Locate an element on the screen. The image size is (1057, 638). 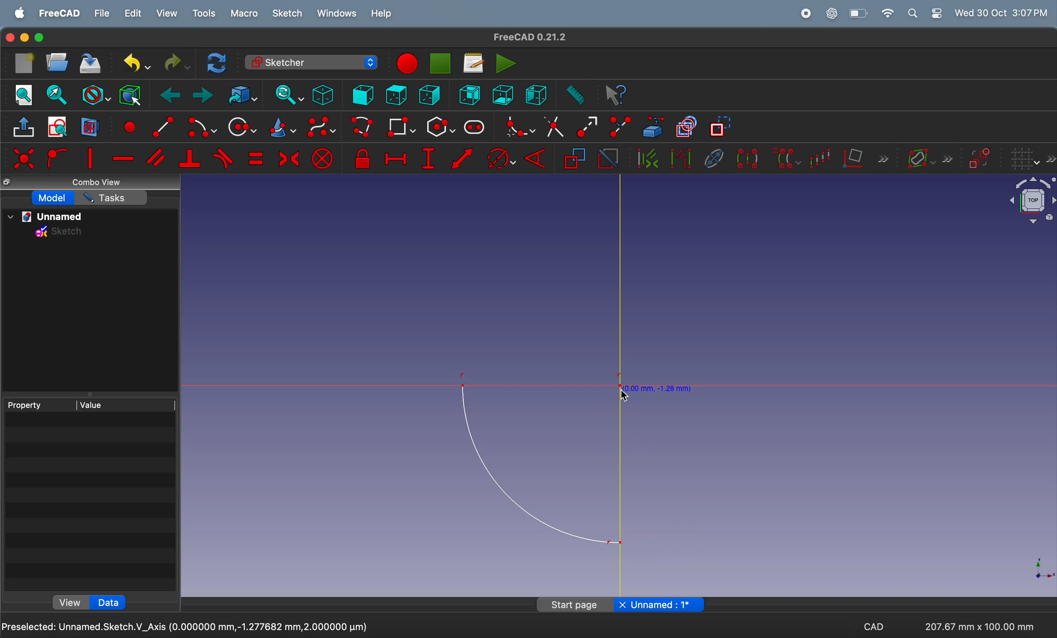
Tasks is located at coordinates (112, 198).